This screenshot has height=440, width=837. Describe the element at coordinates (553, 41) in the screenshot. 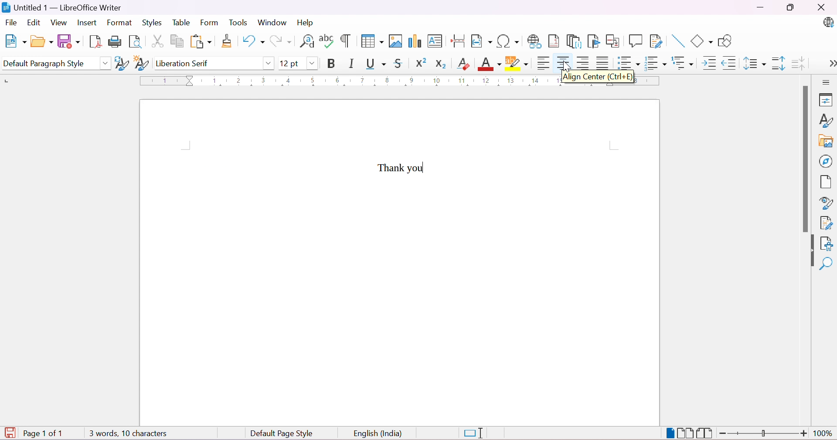

I see `Insert Footnote` at that location.